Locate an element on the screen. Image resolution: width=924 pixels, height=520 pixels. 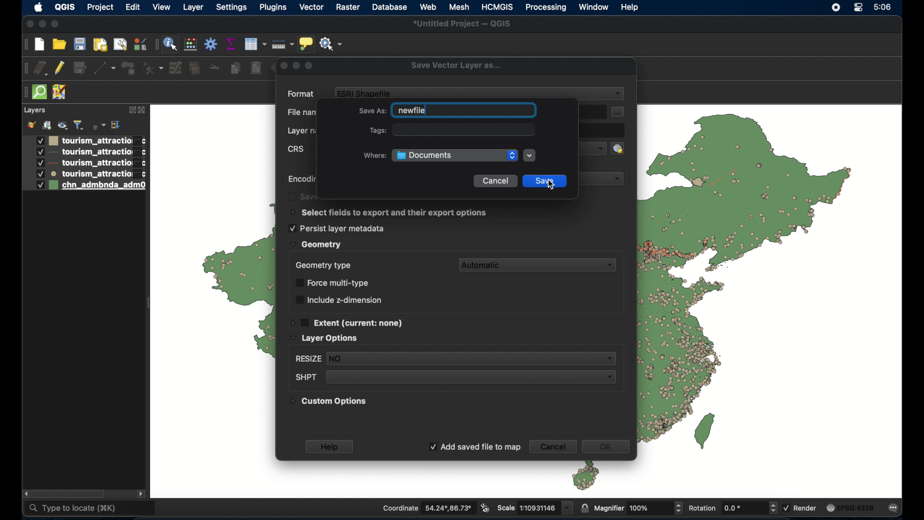
paste features is located at coordinates (257, 68).